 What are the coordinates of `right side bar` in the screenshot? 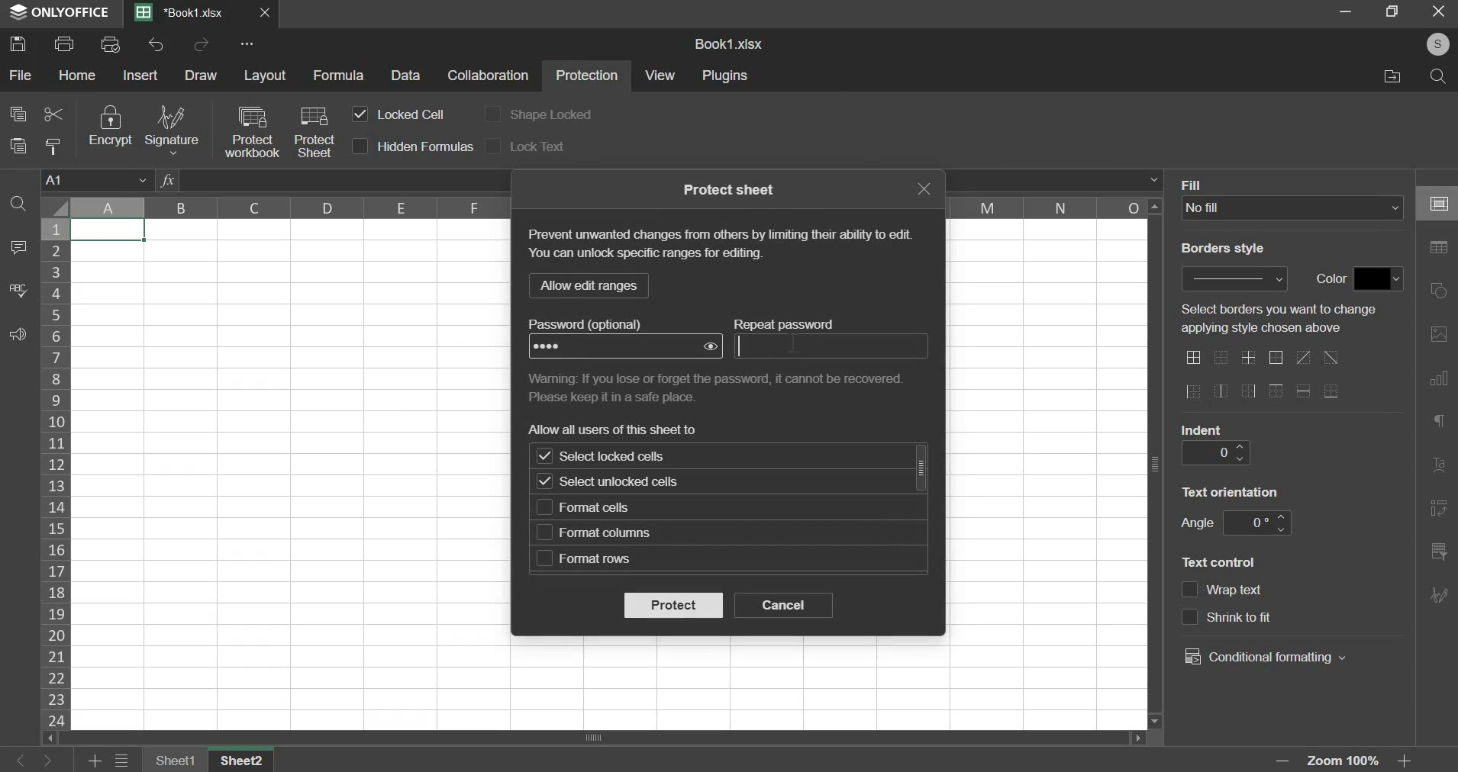 It's located at (1439, 333).